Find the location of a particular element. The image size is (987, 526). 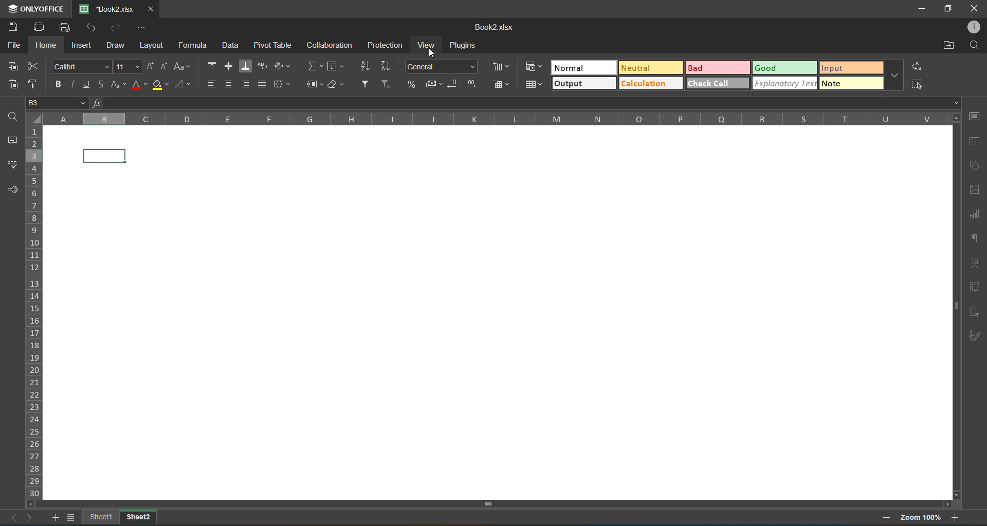

paste is located at coordinates (10, 84).